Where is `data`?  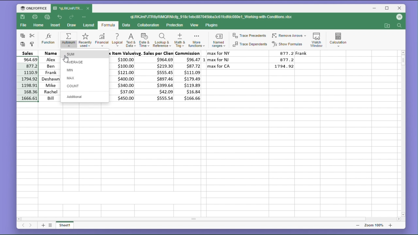 data is located at coordinates (127, 25).